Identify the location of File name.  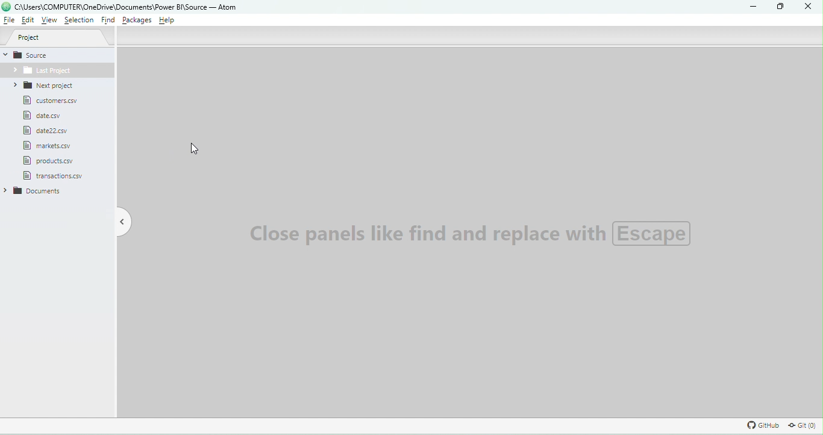
(143, 7).